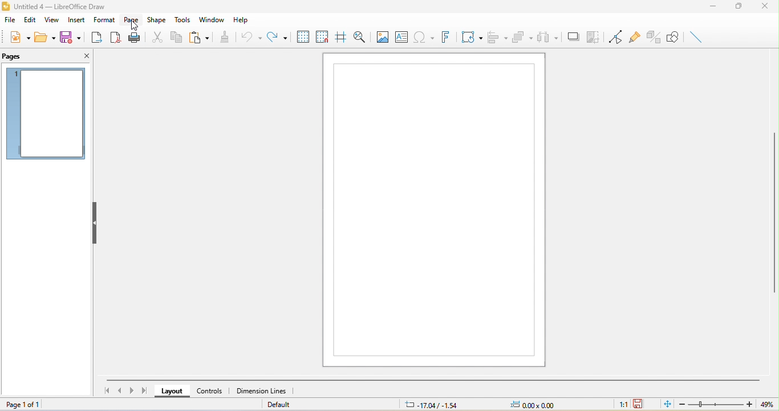 This screenshot has height=411, width=779. I want to click on previous page, so click(117, 391).